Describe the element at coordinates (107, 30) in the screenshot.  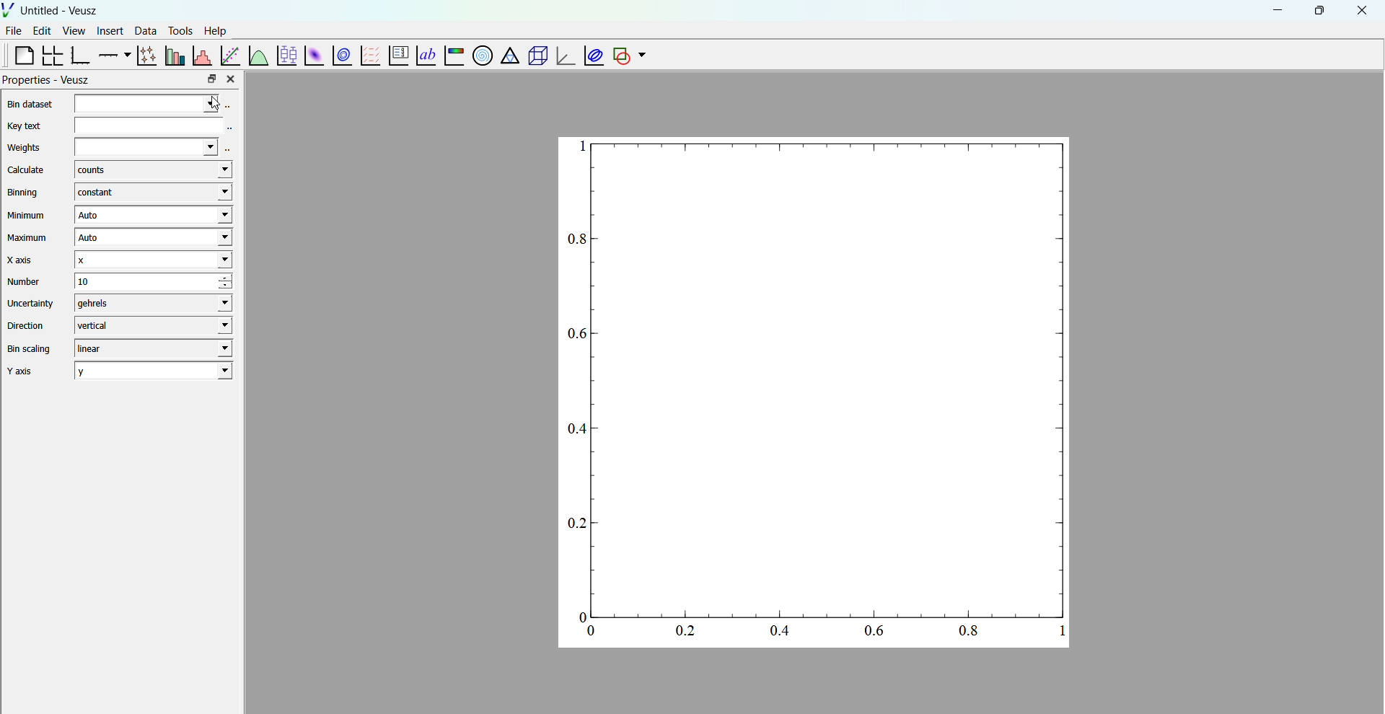
I see `insert` at that location.